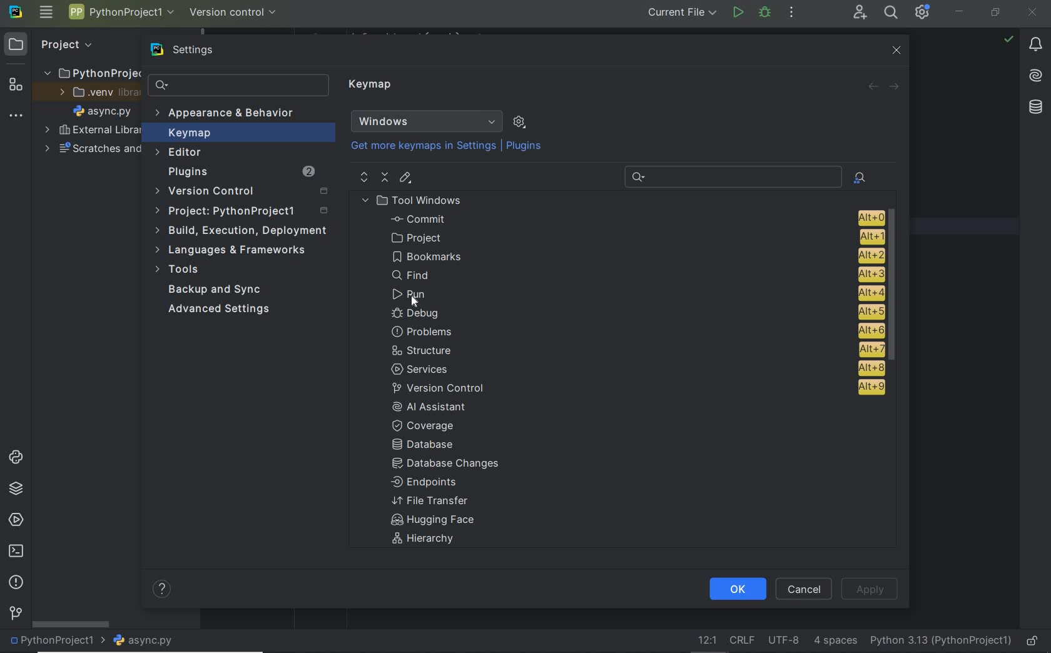  Describe the element at coordinates (636, 368) in the screenshot. I see `services` at that location.